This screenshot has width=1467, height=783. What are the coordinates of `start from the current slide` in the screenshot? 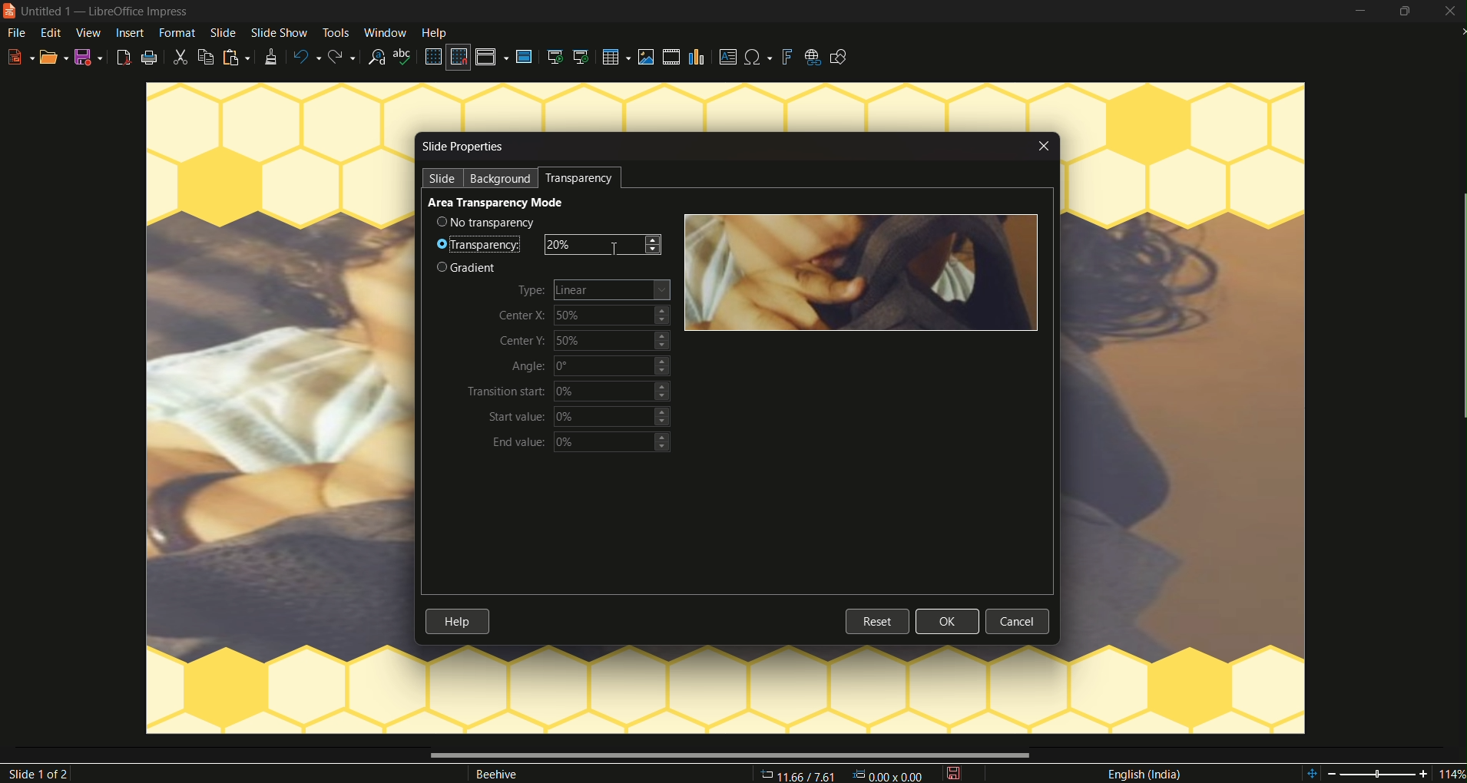 It's located at (584, 58).